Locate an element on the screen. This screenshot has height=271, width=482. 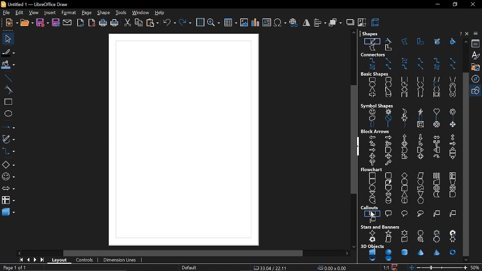
help is located at coordinates (162, 13).